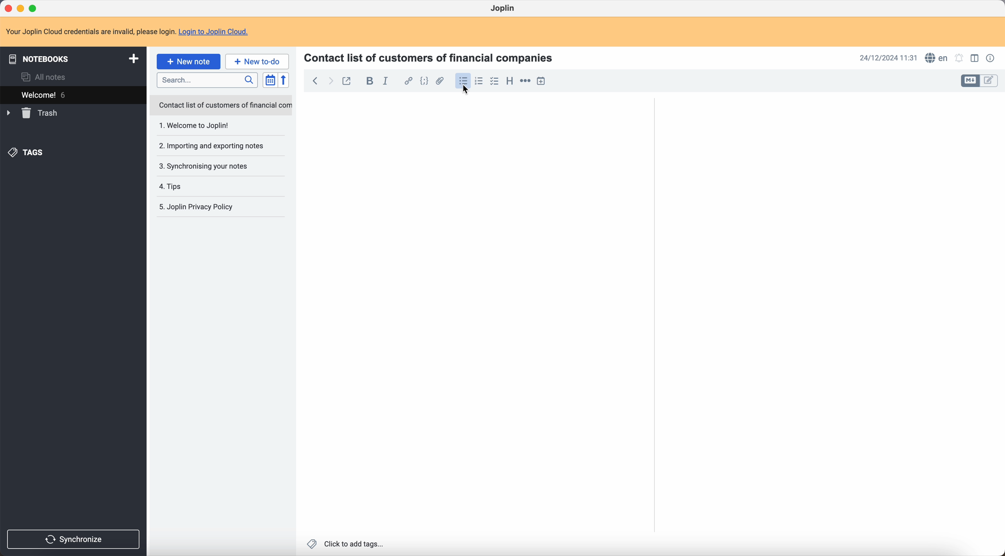 This screenshot has width=1005, height=556. Describe the element at coordinates (433, 57) in the screenshot. I see `Contact list of customers of financial companies` at that location.